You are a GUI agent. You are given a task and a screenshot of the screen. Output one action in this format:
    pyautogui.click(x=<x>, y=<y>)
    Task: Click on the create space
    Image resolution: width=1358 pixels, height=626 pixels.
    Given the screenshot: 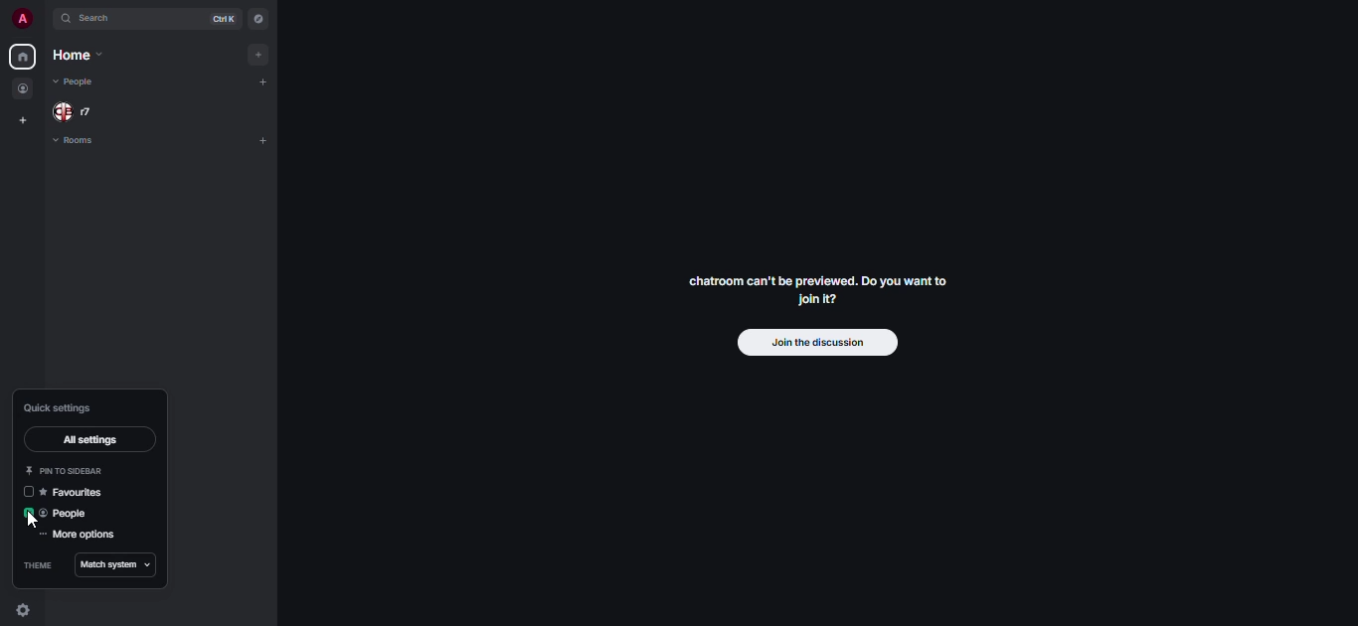 What is the action you would take?
    pyautogui.click(x=23, y=121)
    